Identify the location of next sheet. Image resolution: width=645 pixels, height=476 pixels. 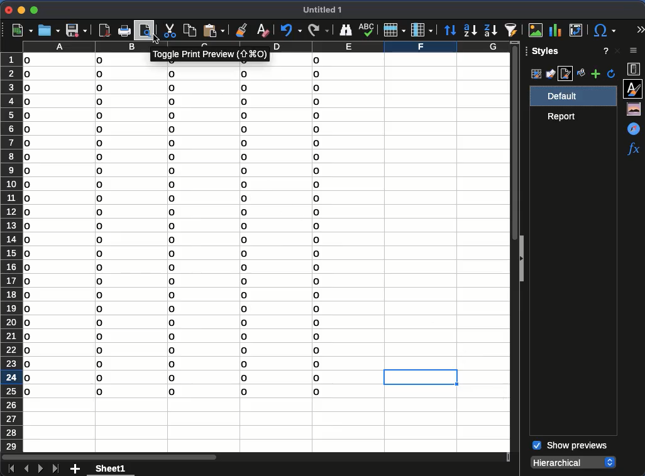
(39, 469).